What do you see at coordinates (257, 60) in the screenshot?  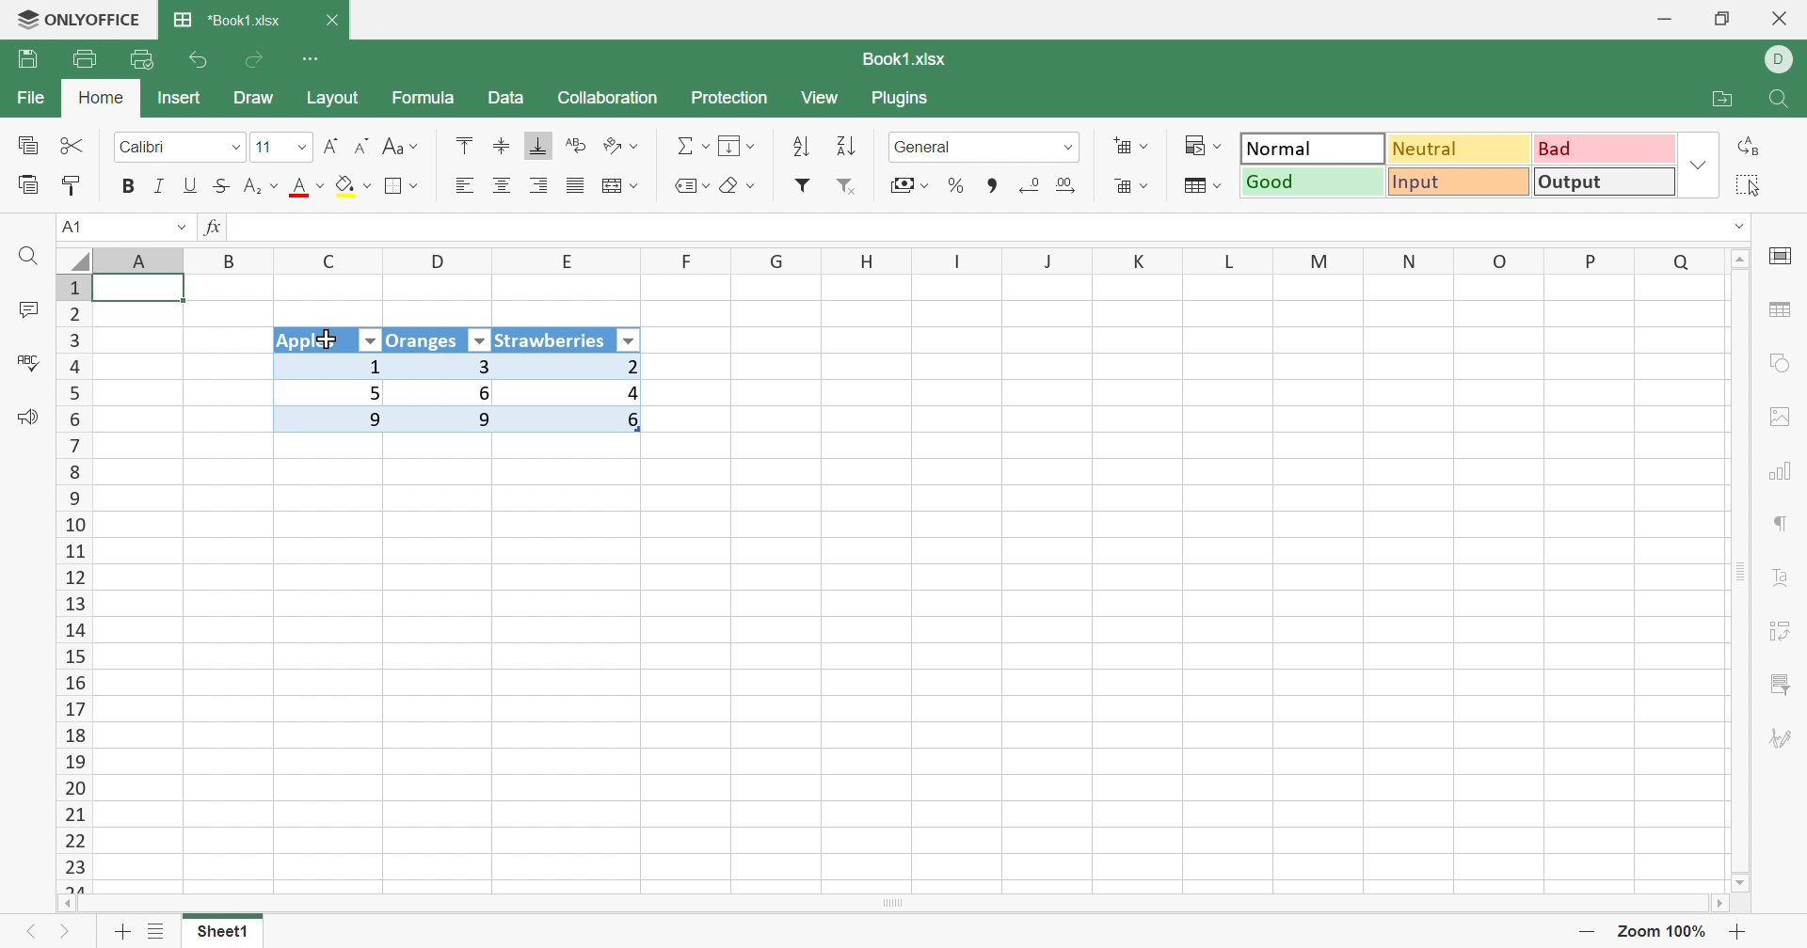 I see `Redo` at bounding box center [257, 60].